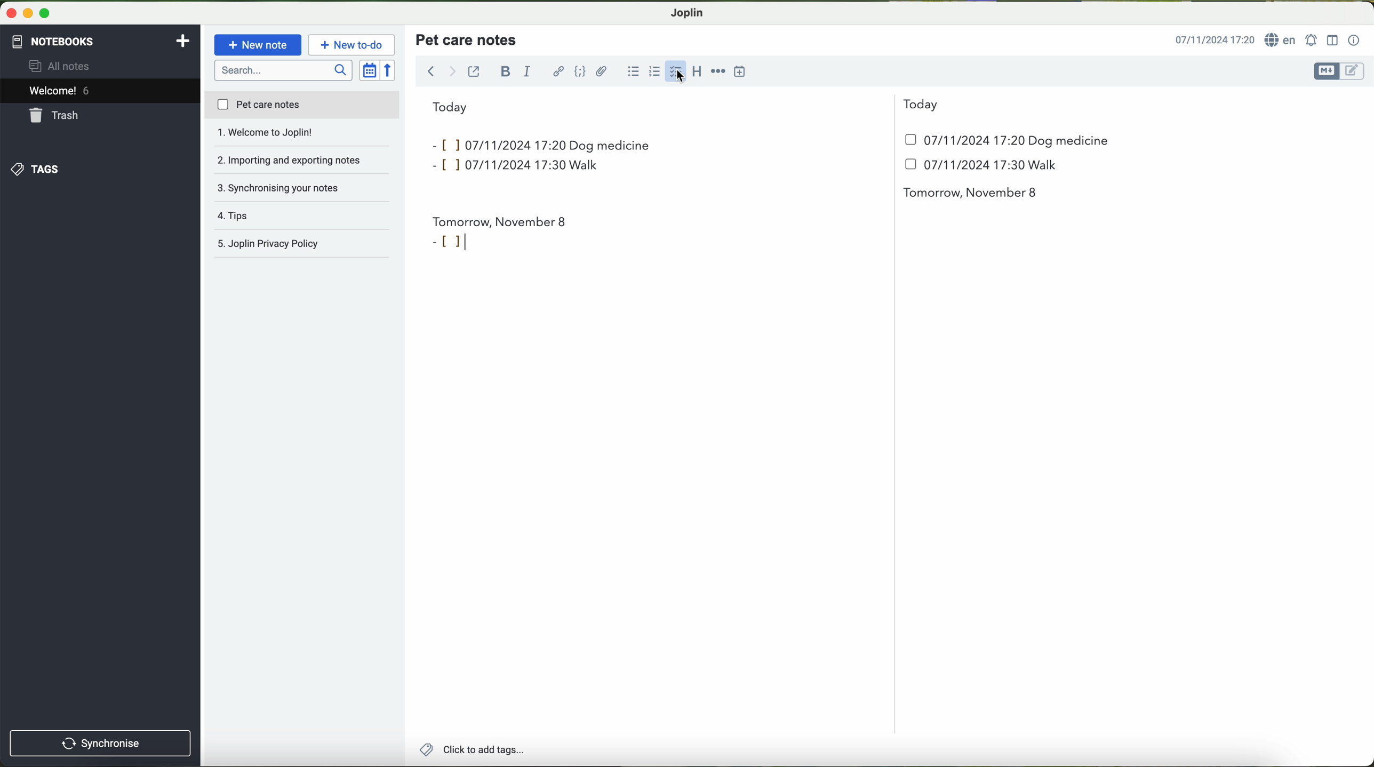 This screenshot has width=1374, height=767. Describe the element at coordinates (1069, 141) in the screenshot. I see `dog medicine` at that location.